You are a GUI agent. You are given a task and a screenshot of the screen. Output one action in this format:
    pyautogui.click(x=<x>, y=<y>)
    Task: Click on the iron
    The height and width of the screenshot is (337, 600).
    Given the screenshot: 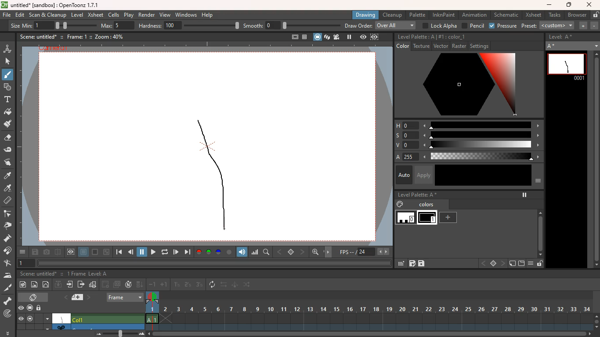 What is the action you would take?
    pyautogui.click(x=9, y=276)
    